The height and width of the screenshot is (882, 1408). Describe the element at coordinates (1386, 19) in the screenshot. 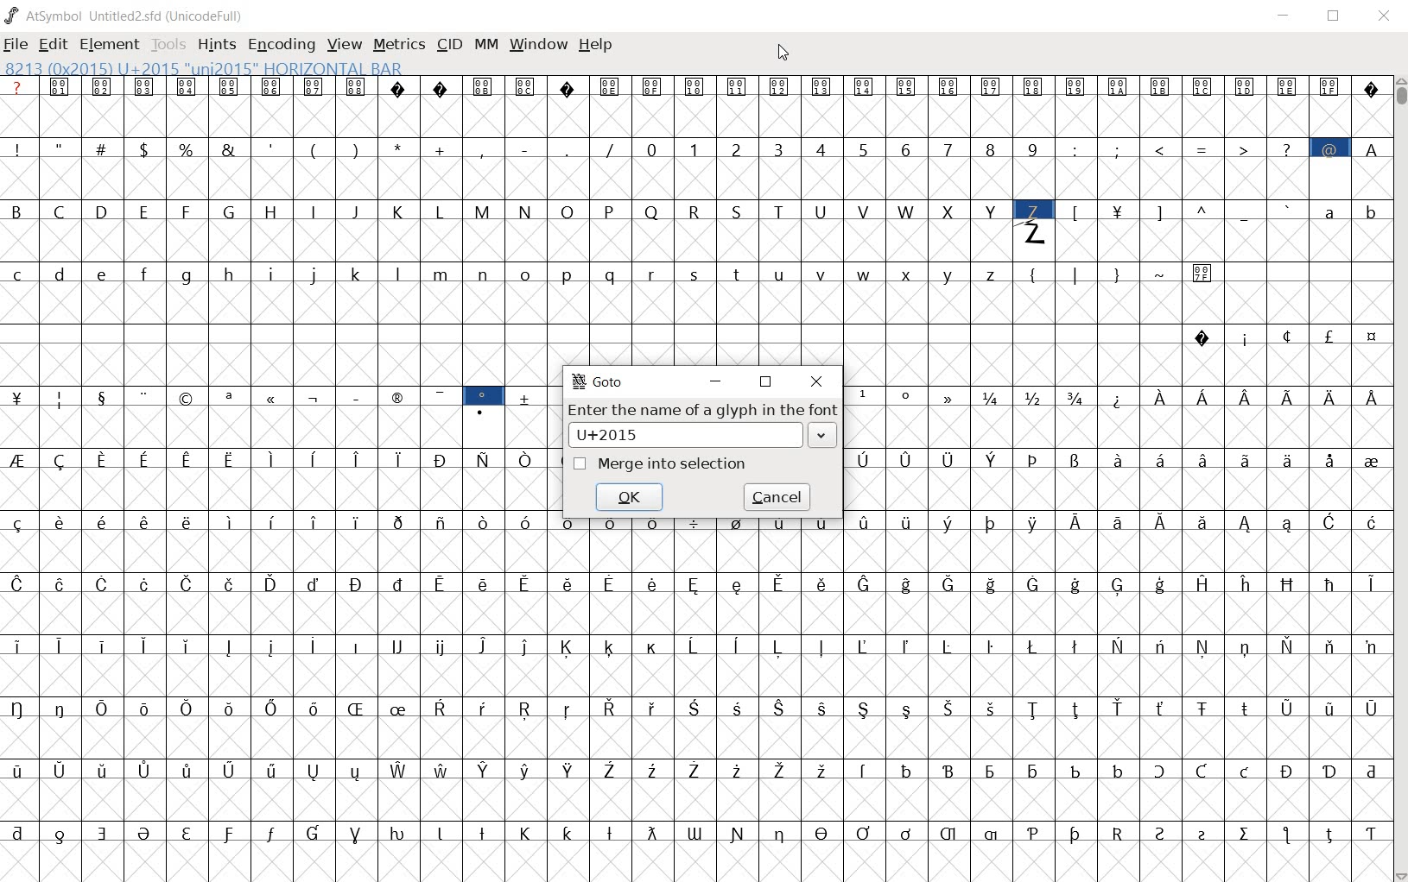

I see `CLOSE` at that location.